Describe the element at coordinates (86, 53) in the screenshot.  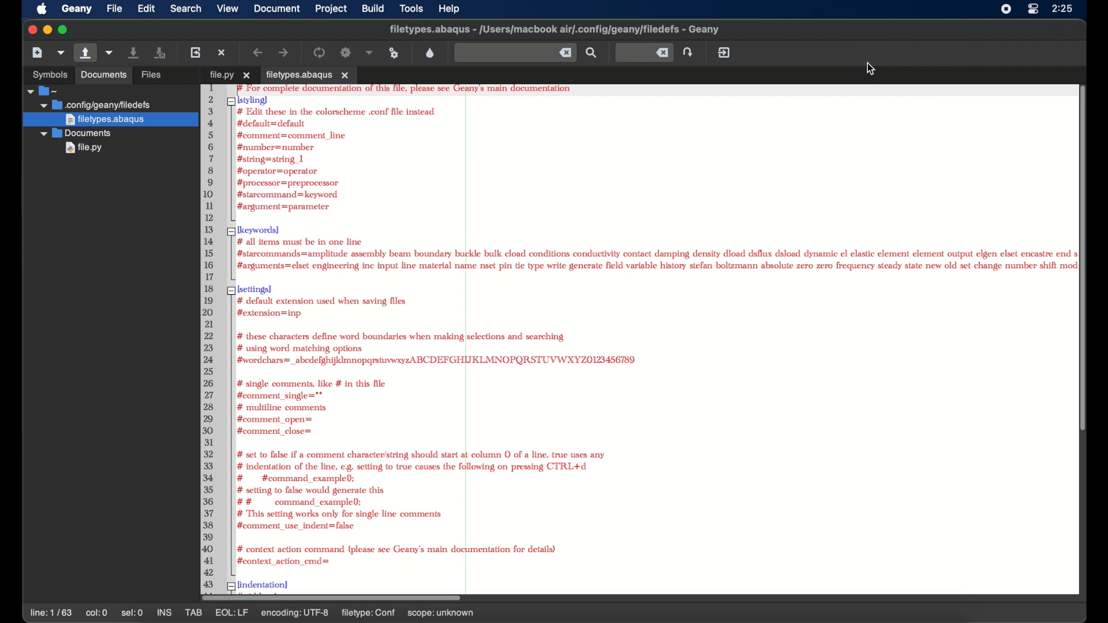
I see `open an existing file` at that location.